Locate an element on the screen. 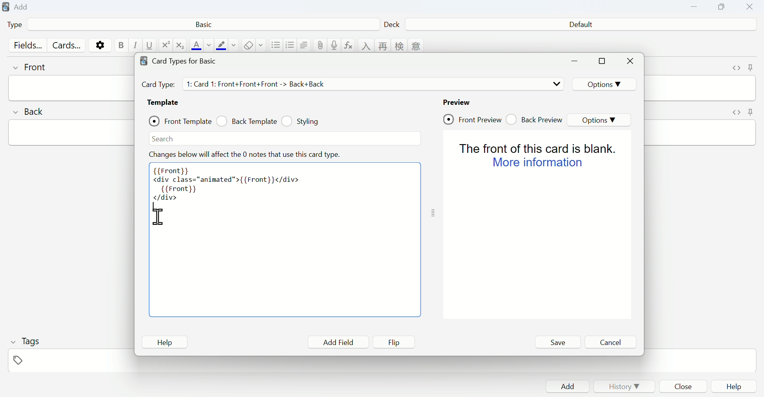  record audio is located at coordinates (334, 45).